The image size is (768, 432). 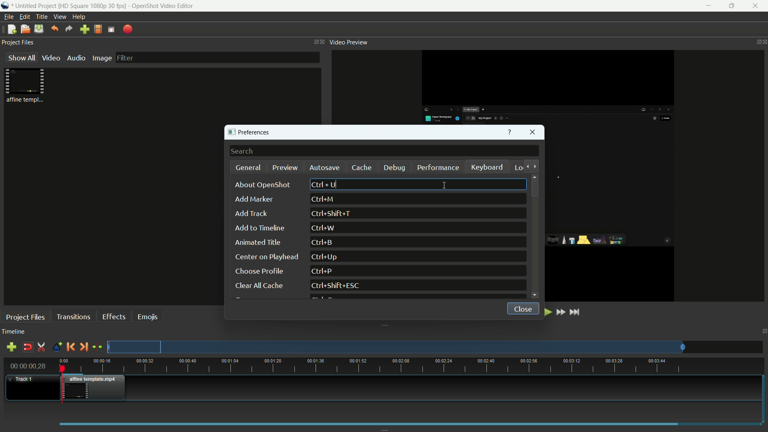 I want to click on search bar, so click(x=384, y=151).